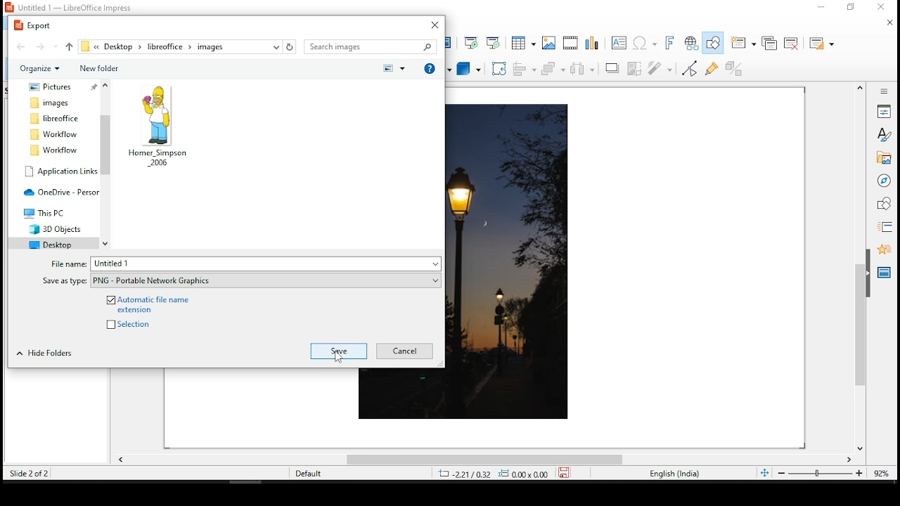 The image size is (900, 506). I want to click on close window, so click(435, 24).